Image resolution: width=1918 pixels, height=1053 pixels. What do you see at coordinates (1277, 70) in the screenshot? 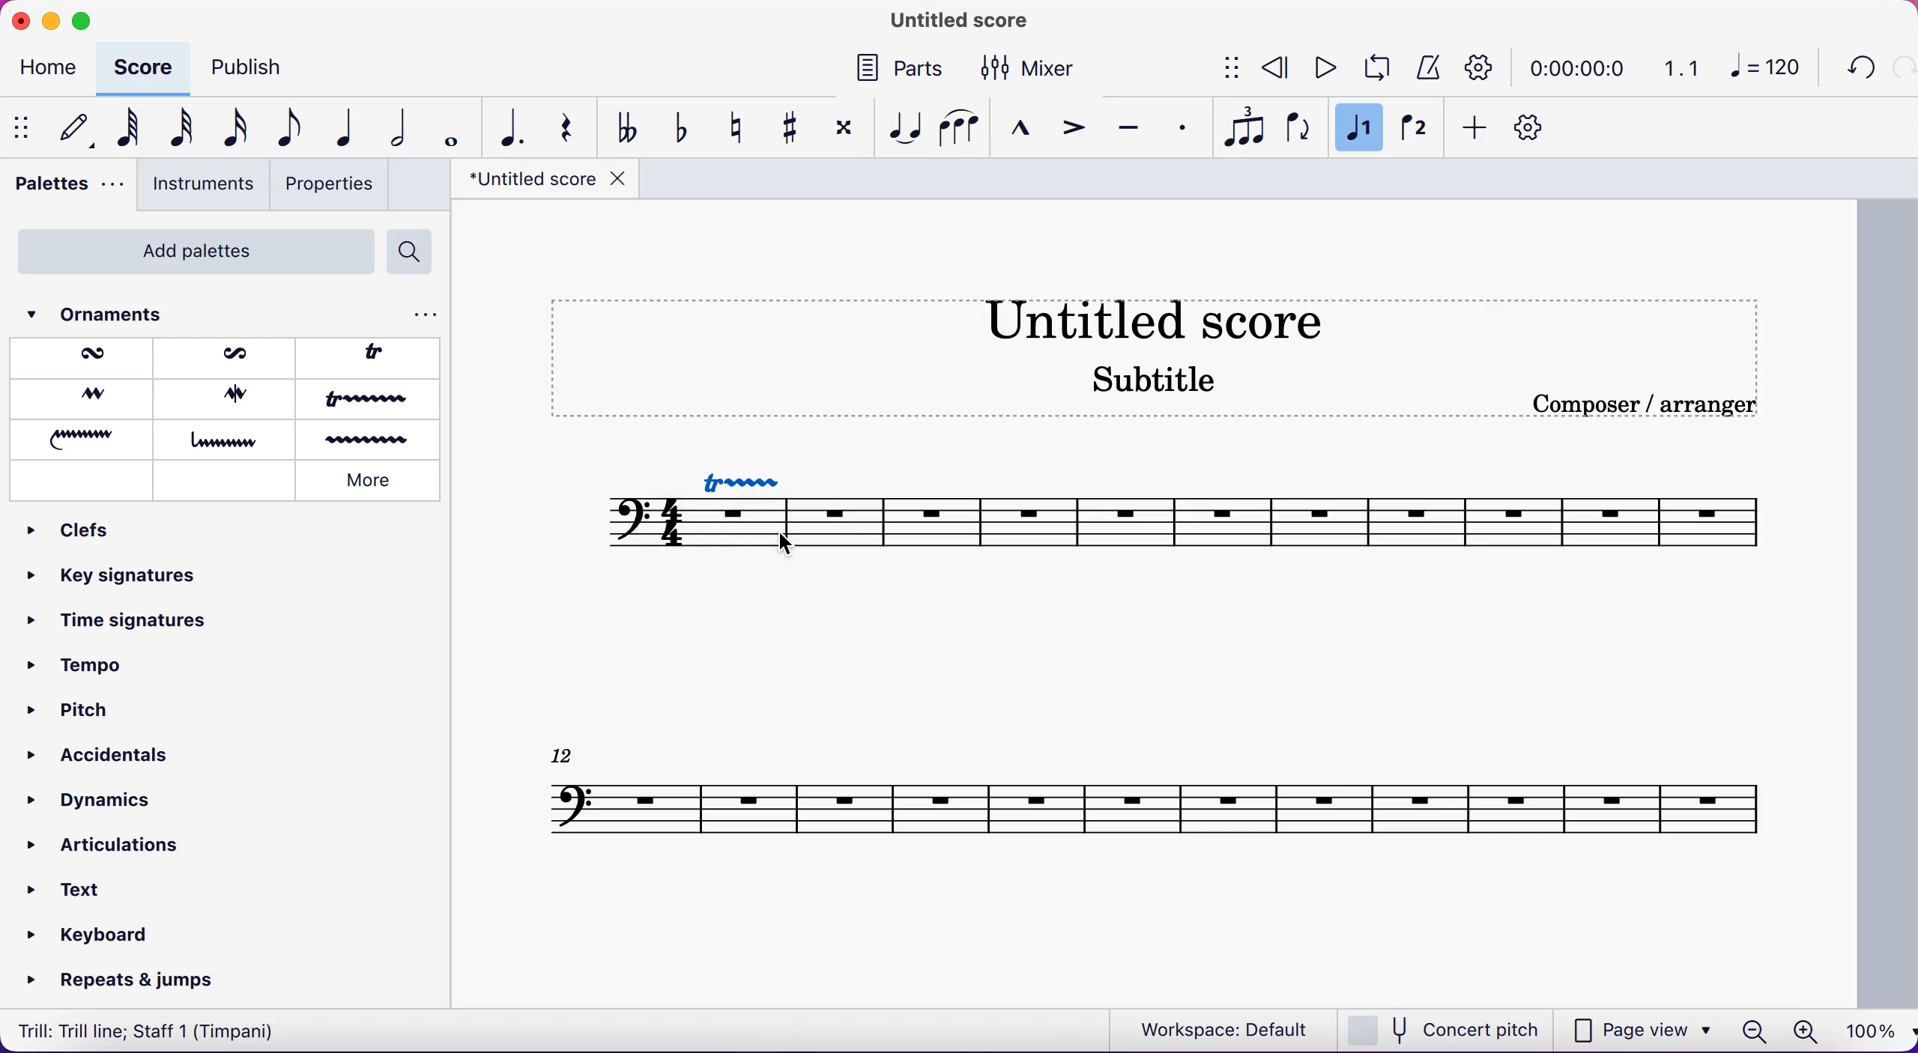
I see `rewind` at bounding box center [1277, 70].